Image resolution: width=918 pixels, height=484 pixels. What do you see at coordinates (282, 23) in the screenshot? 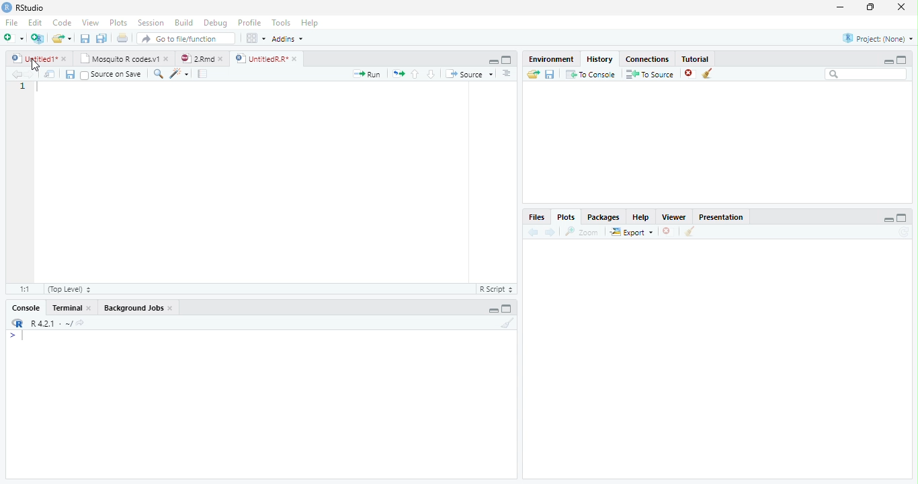
I see `Tools` at bounding box center [282, 23].